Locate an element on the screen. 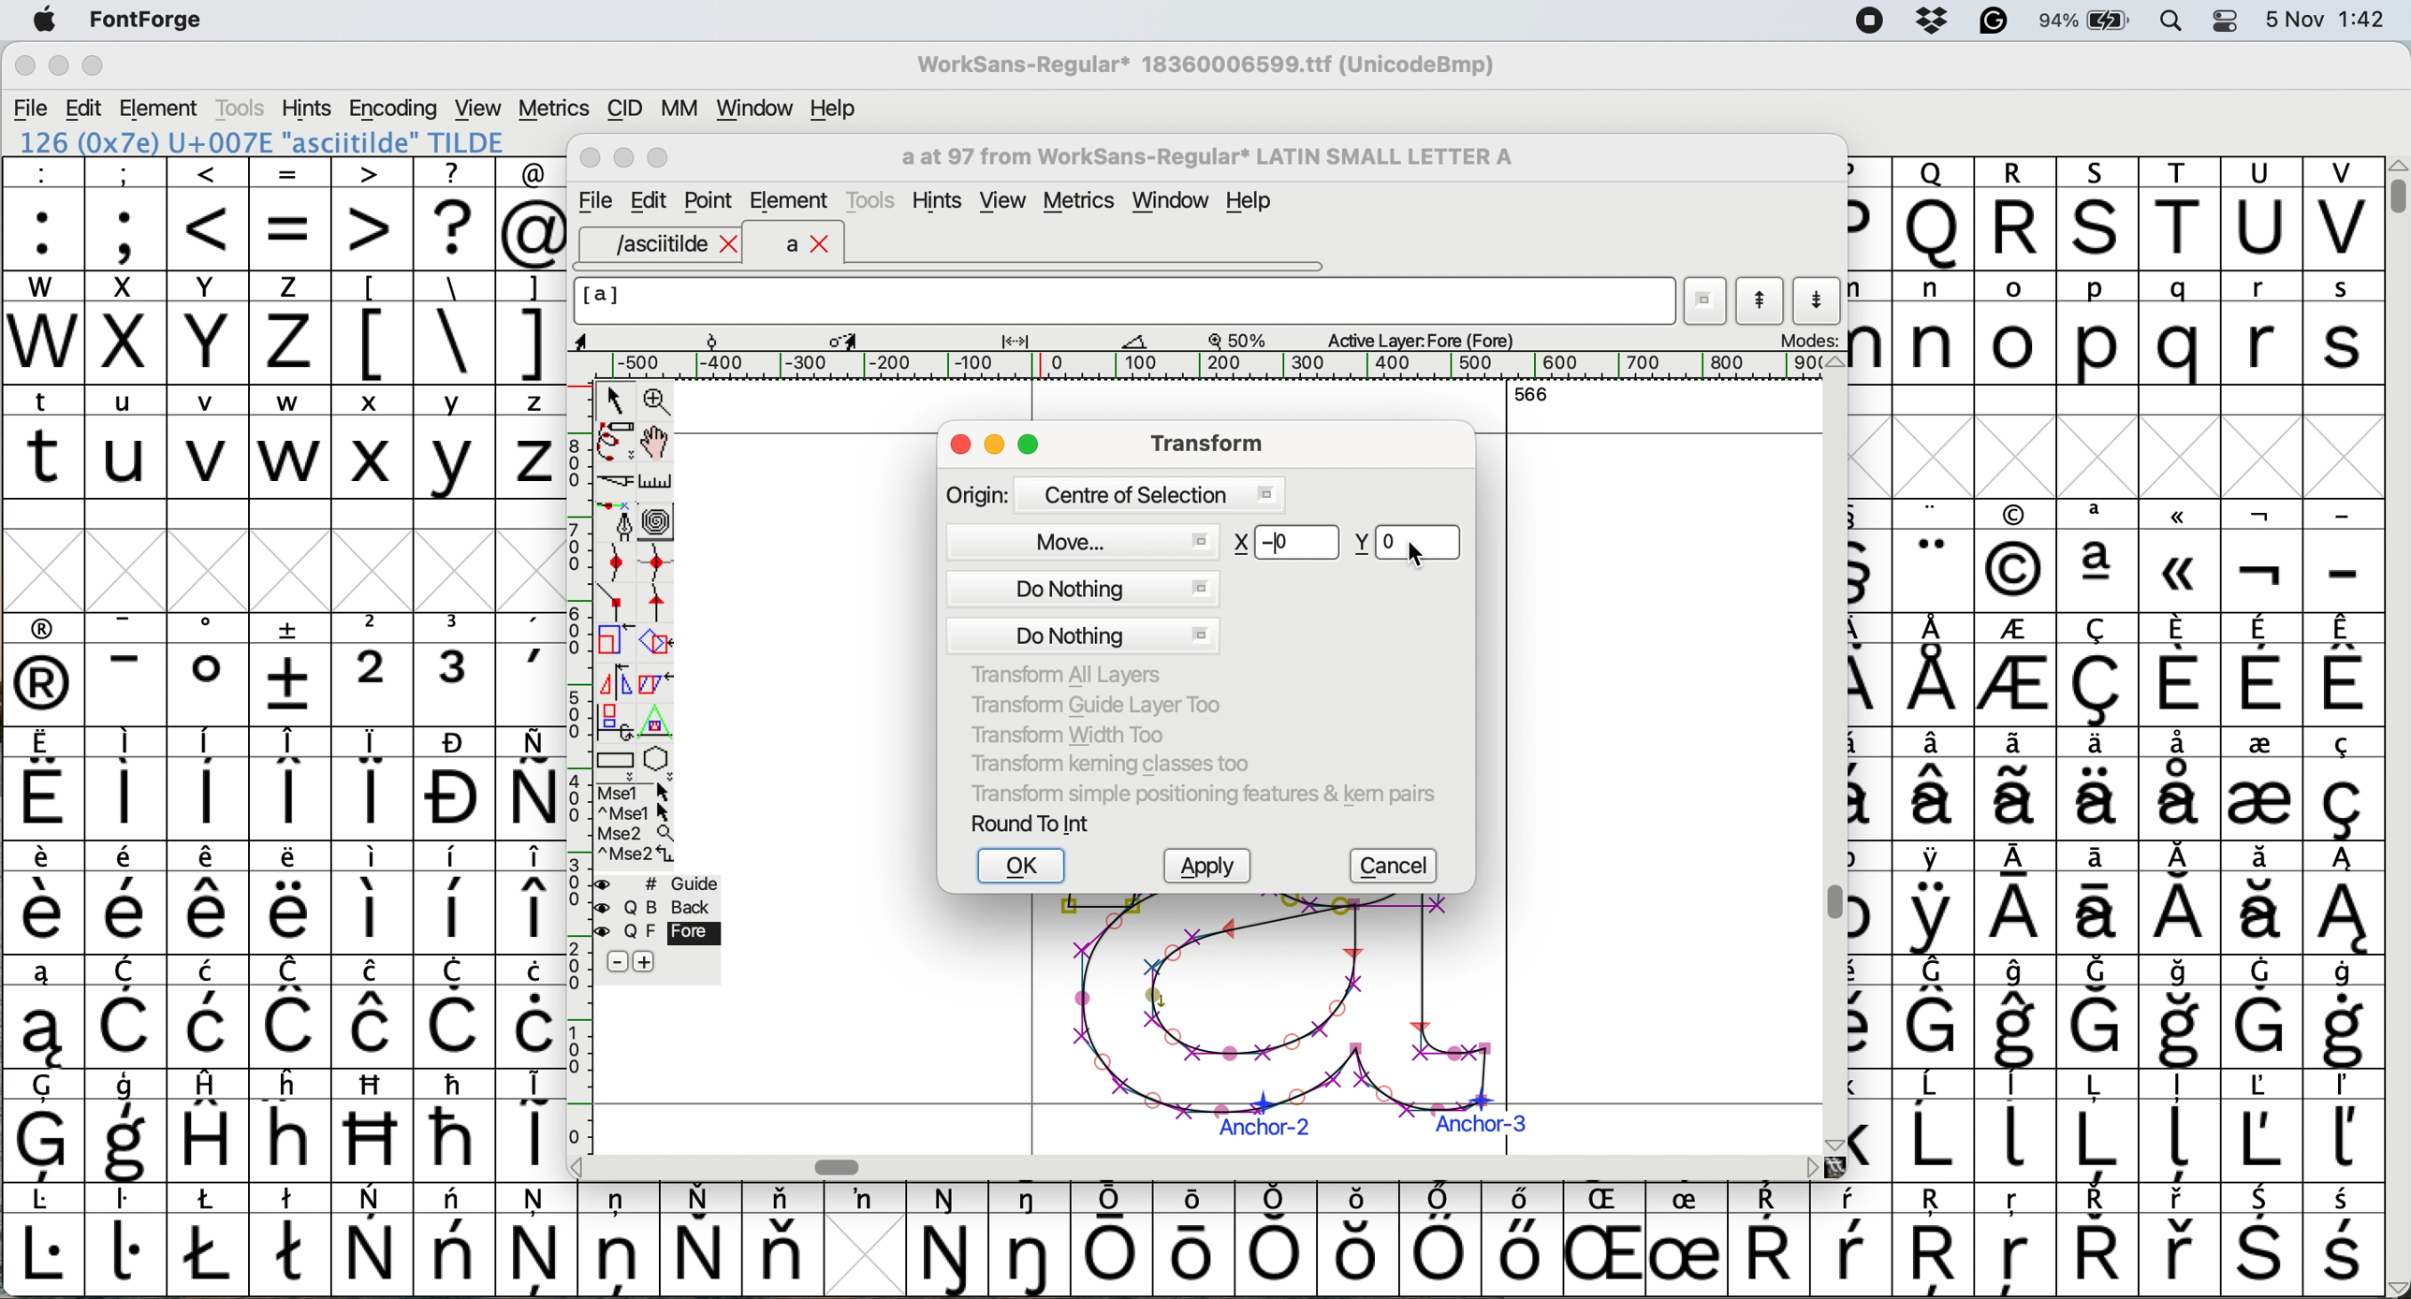 This screenshot has height=1299, width=2411. symbol is located at coordinates (209, 783).